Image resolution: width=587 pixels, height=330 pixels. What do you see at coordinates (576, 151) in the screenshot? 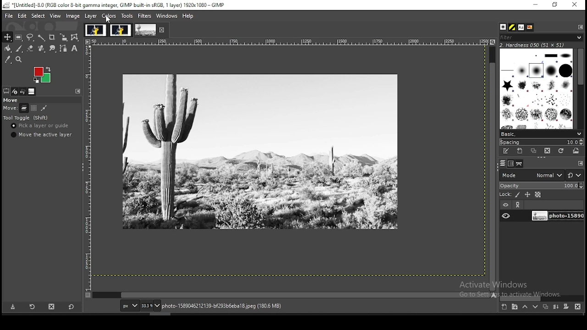
I see `open brush as image` at bounding box center [576, 151].